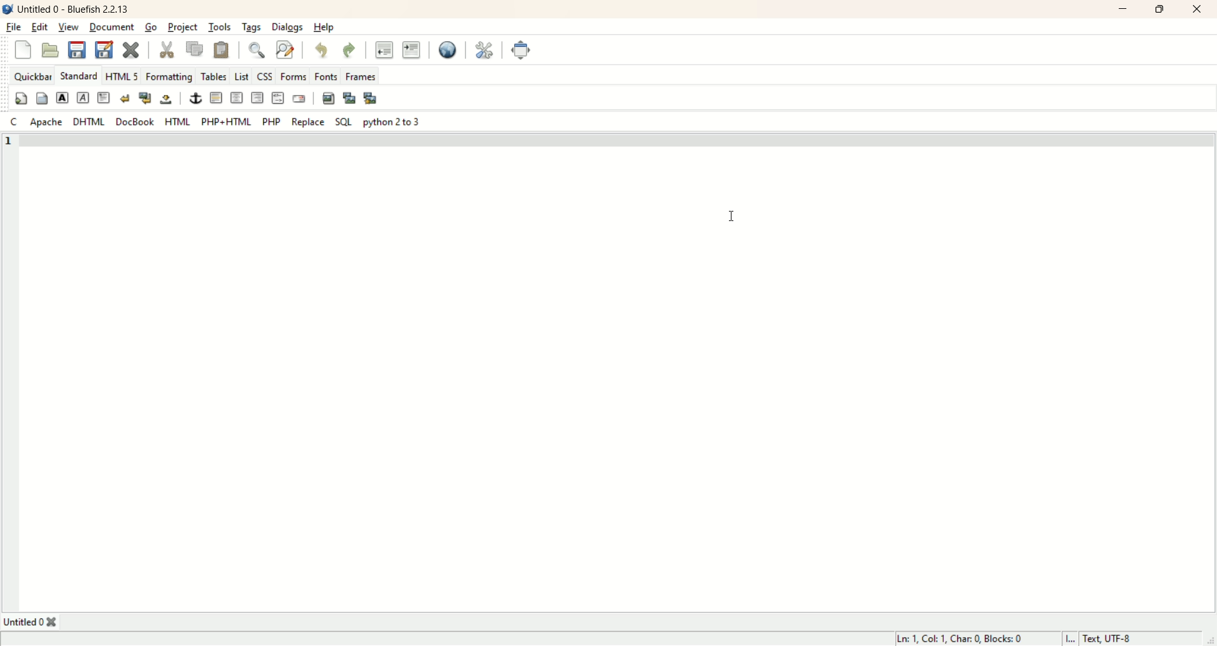 This screenshot has height=646, width=1217. I want to click on title, so click(77, 9).